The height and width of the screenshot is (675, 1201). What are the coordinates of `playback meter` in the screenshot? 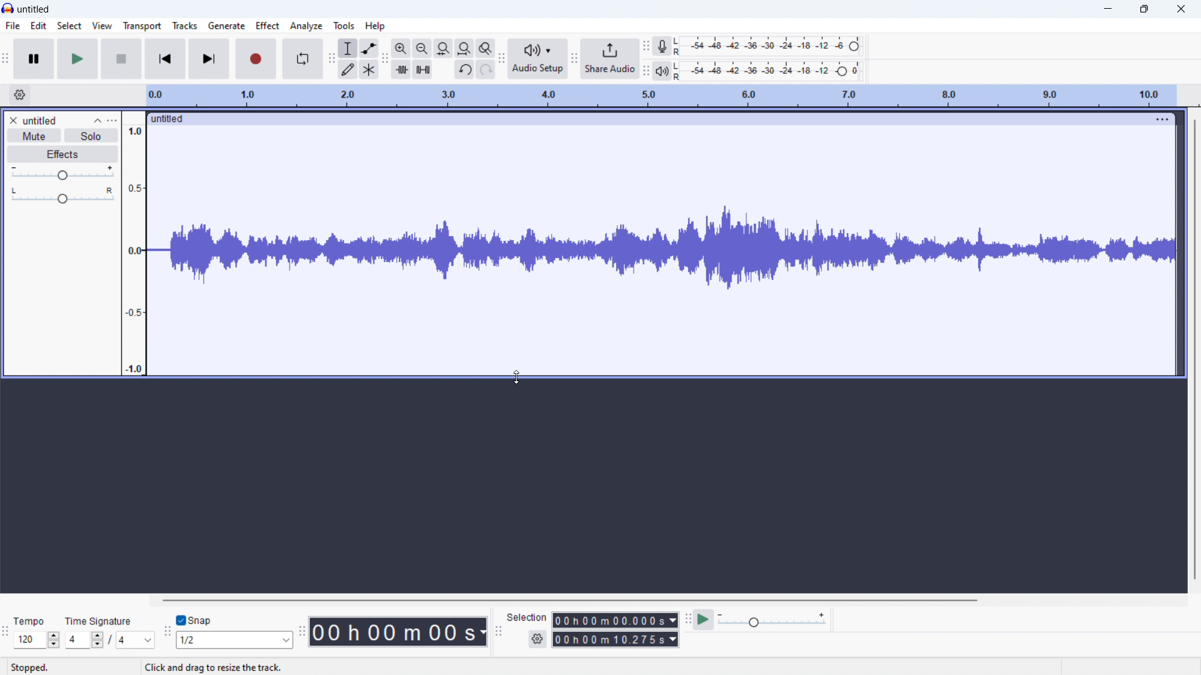 It's located at (662, 71).